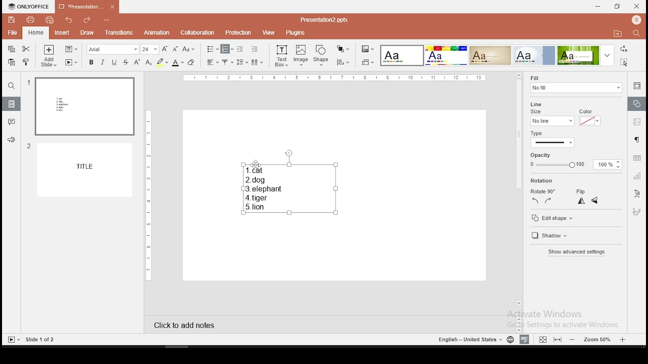  What do you see at coordinates (582, 190) in the screenshot?
I see `flip` at bounding box center [582, 190].